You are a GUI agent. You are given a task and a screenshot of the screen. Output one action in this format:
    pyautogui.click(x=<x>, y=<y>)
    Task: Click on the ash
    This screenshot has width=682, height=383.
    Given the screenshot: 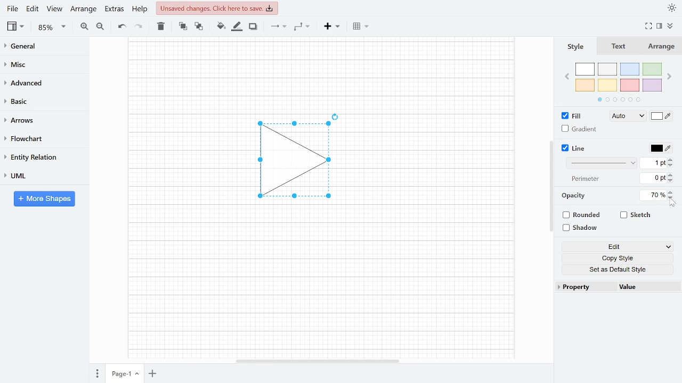 What is the action you would take?
    pyautogui.click(x=608, y=70)
    